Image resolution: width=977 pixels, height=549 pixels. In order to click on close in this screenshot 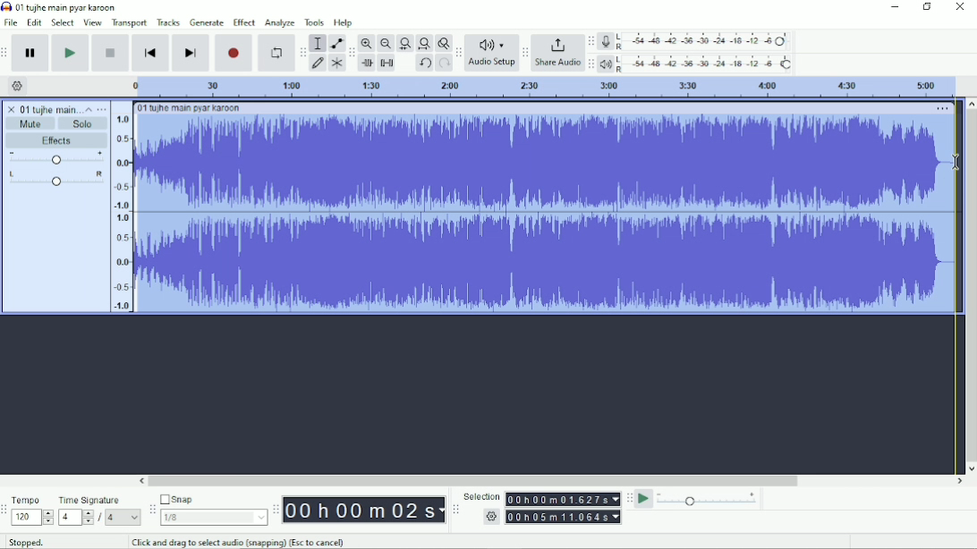, I will do `click(12, 106)`.